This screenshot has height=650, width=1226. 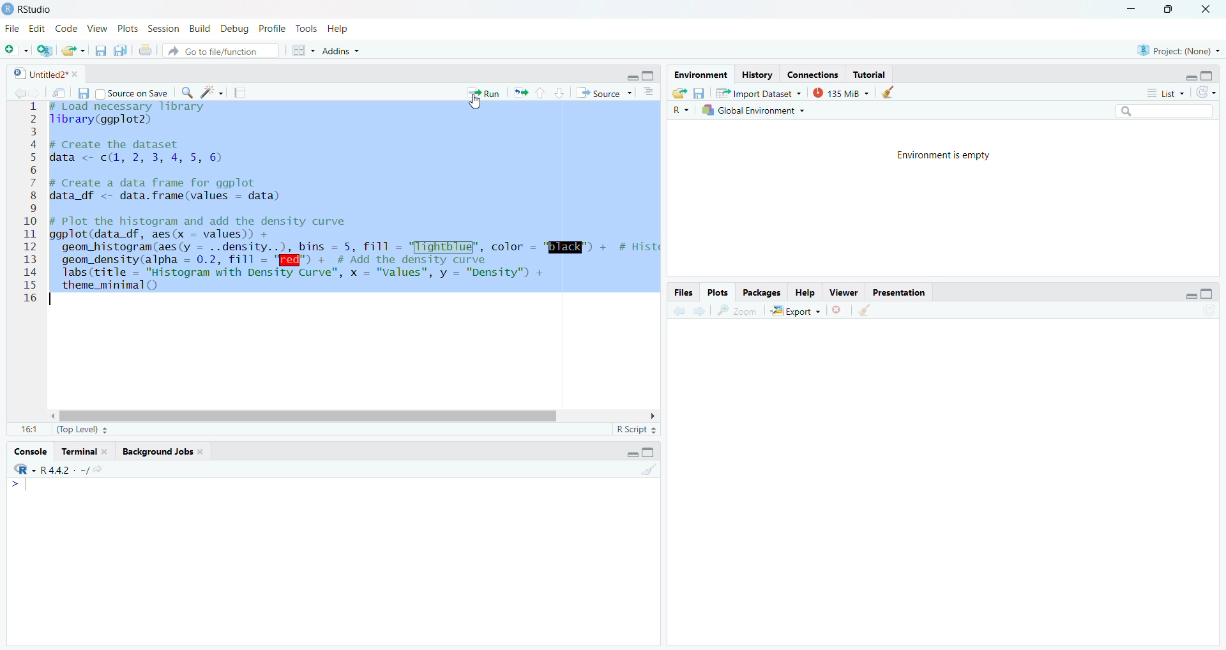 What do you see at coordinates (632, 77) in the screenshot?
I see `minimize` at bounding box center [632, 77].